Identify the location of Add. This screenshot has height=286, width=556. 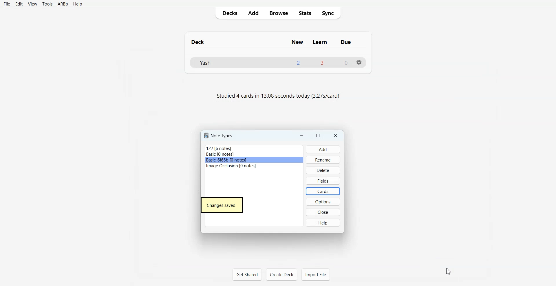
(253, 13).